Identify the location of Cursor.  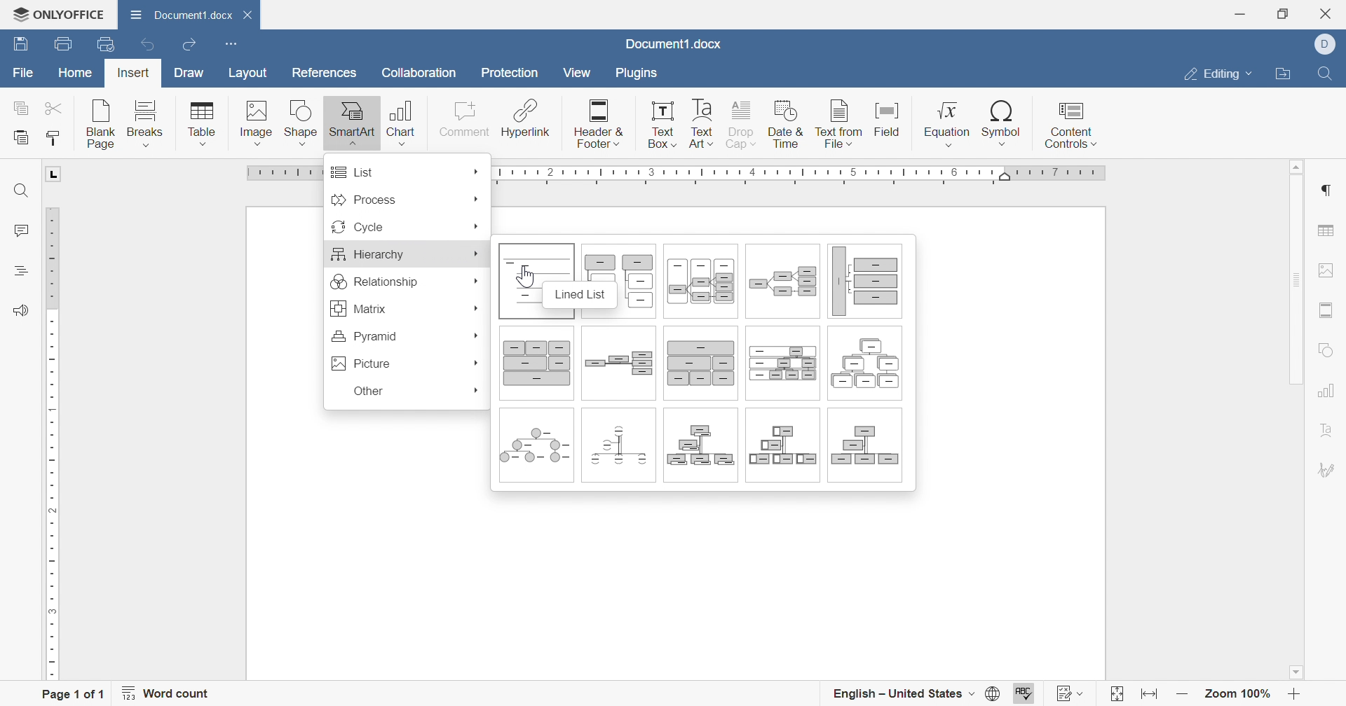
(525, 279).